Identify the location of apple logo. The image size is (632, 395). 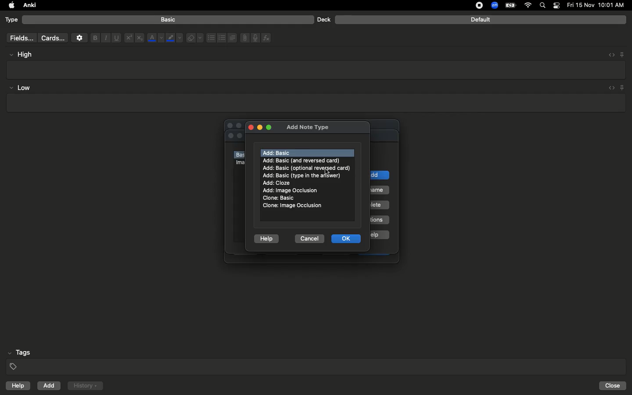
(9, 5).